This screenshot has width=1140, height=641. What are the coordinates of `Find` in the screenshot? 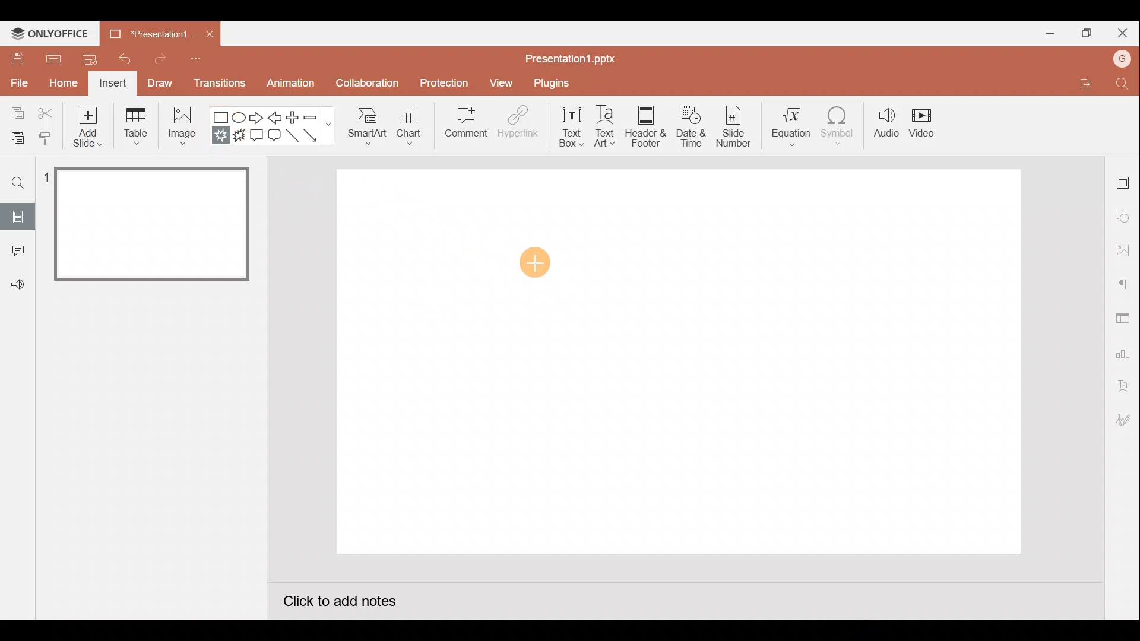 It's located at (1126, 85).